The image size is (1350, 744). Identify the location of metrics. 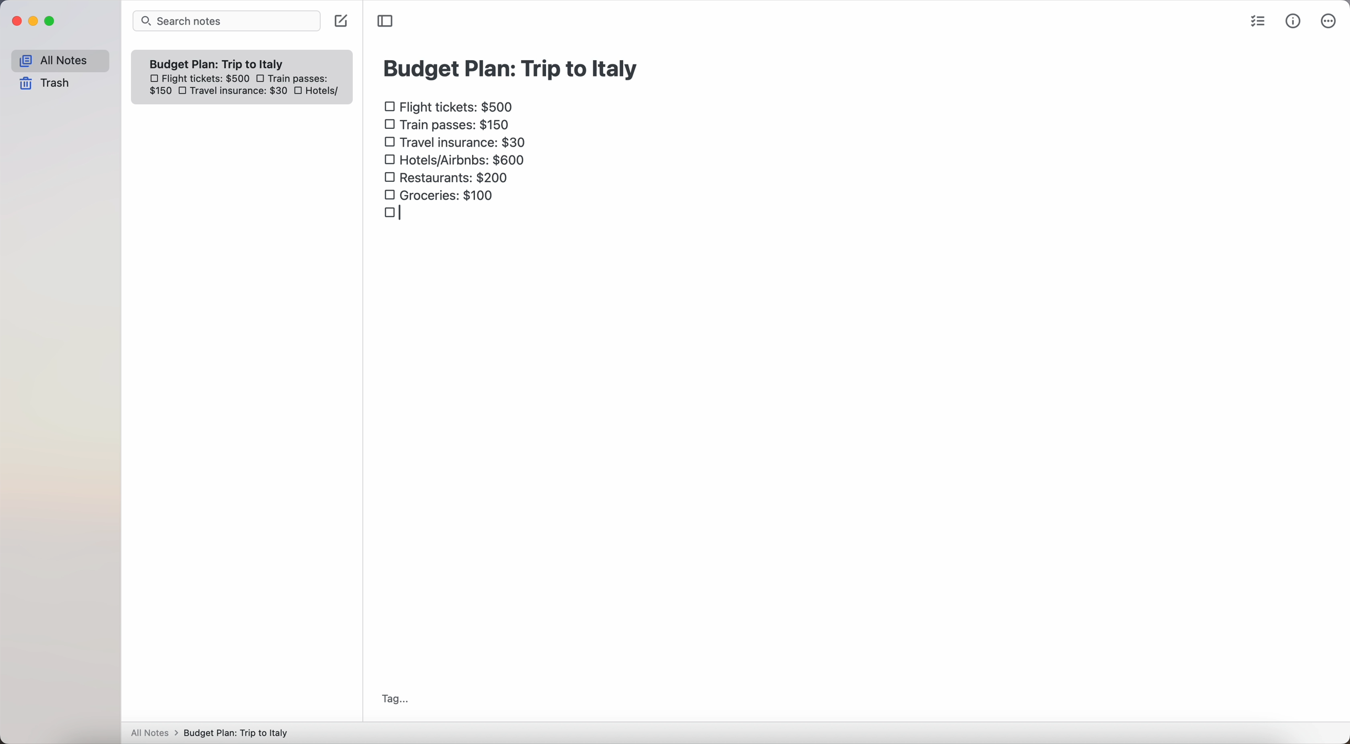
(1293, 23).